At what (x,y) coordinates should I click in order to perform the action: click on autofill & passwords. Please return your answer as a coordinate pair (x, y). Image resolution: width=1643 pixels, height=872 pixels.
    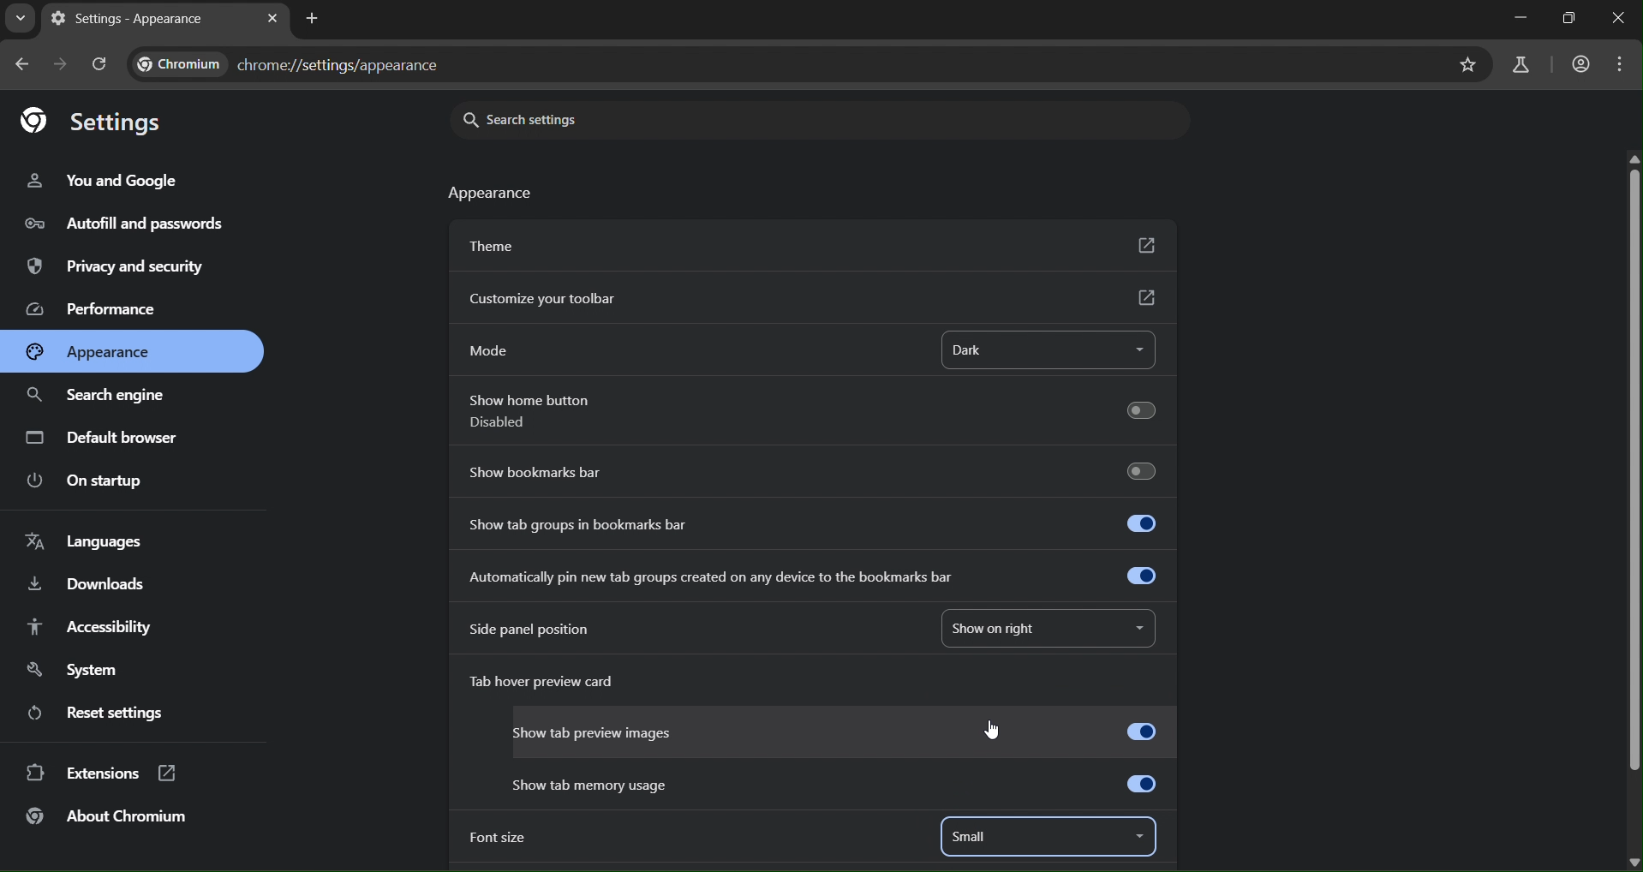
    Looking at the image, I should click on (122, 222).